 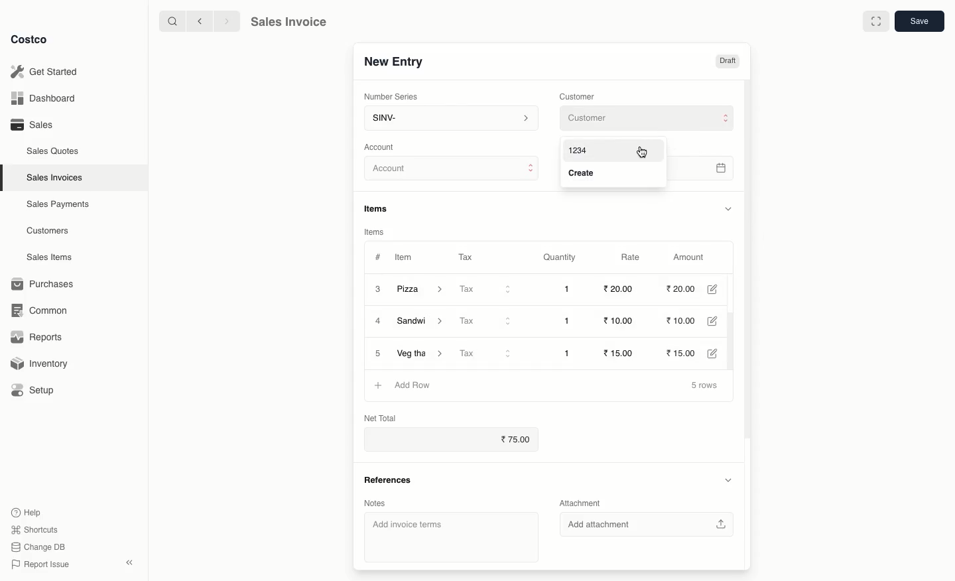 I want to click on Purchases, so click(x=46, y=284).